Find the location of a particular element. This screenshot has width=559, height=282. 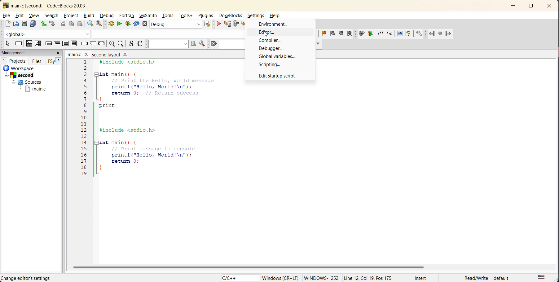

language is located at coordinates (237, 277).